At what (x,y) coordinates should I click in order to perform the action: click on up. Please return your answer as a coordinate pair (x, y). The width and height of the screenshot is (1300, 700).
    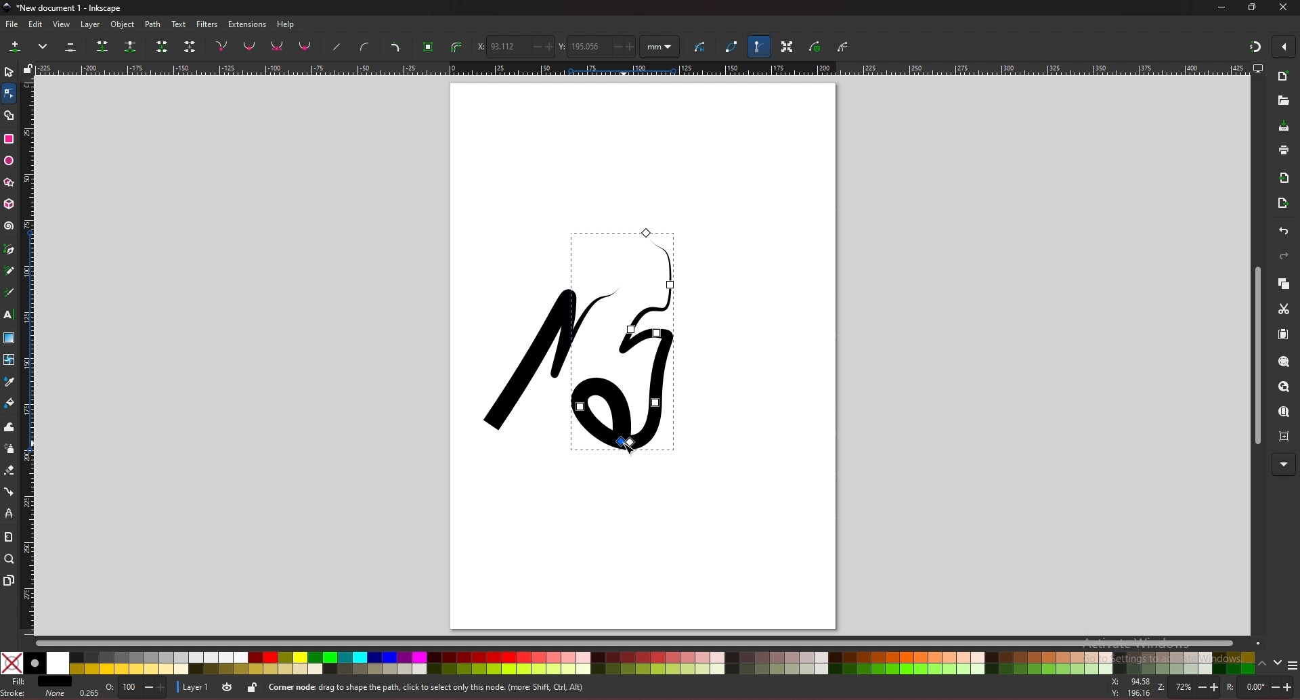
    Looking at the image, I should click on (1263, 662).